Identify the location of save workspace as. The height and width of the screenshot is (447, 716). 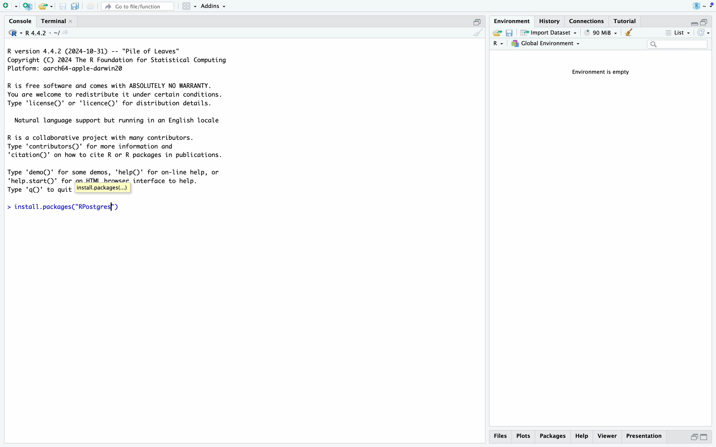
(512, 33).